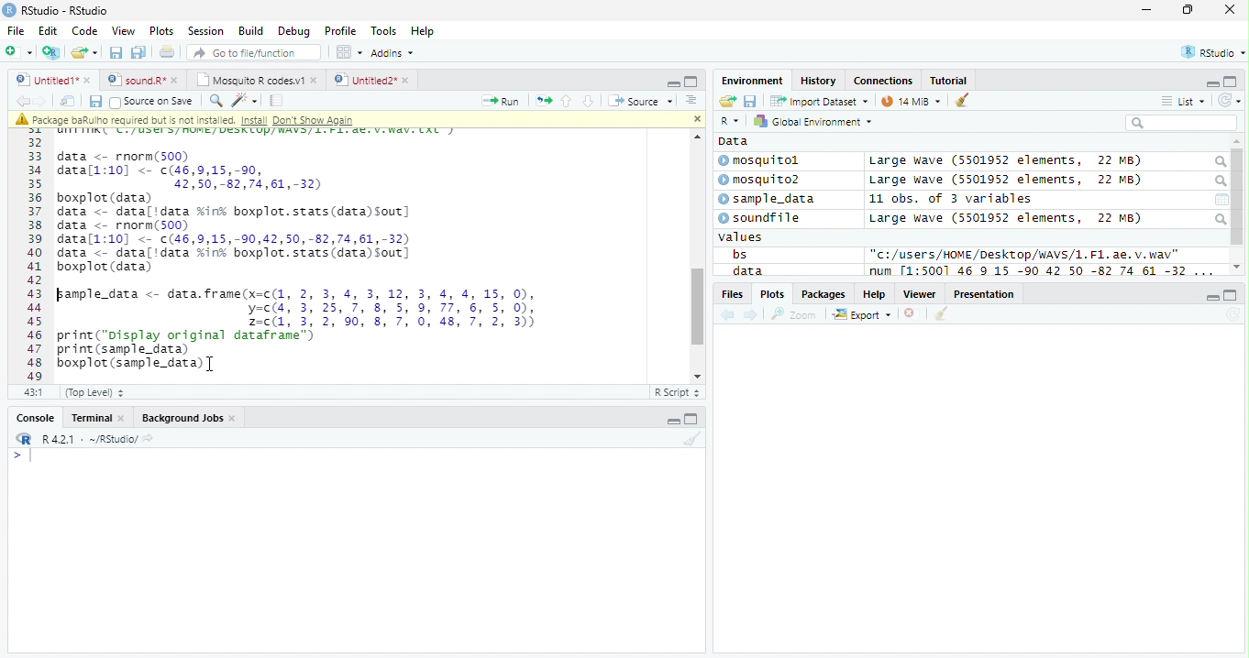  Describe the element at coordinates (94, 393) in the screenshot. I see `(Top Level)` at that location.